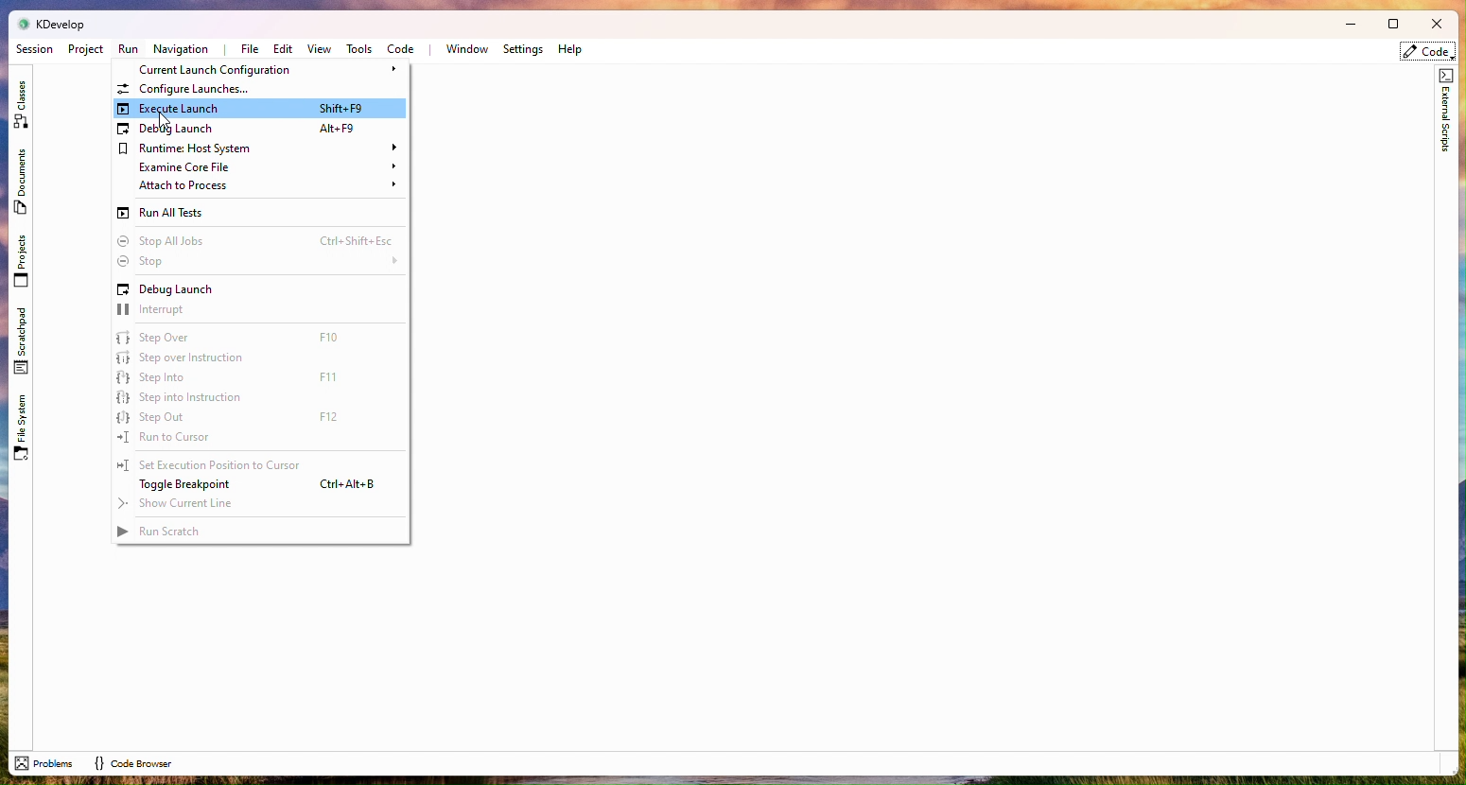 The width and height of the screenshot is (1466, 785). I want to click on Run to cursor, so click(190, 438).